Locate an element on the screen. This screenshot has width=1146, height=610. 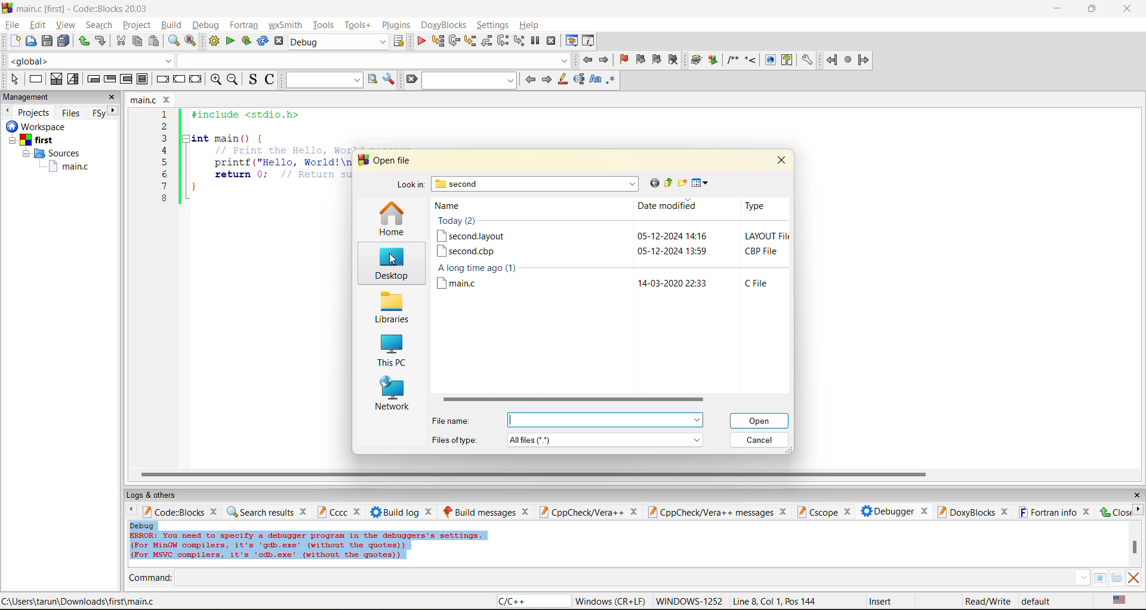
undo is located at coordinates (99, 41).